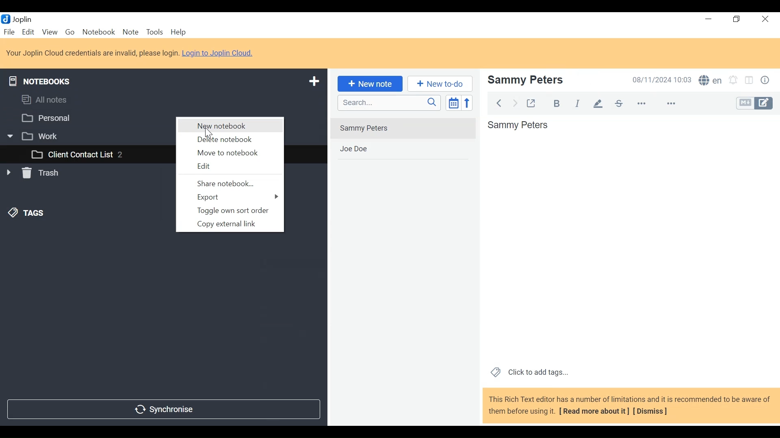 The width and height of the screenshot is (780, 438). I want to click on Reverse sort order, so click(467, 103).